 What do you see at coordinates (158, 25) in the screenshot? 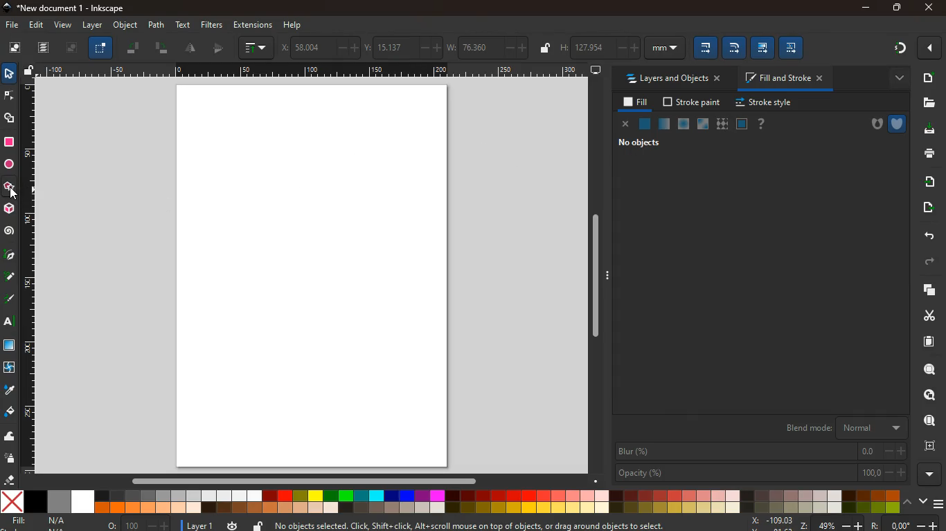
I see `path` at bounding box center [158, 25].